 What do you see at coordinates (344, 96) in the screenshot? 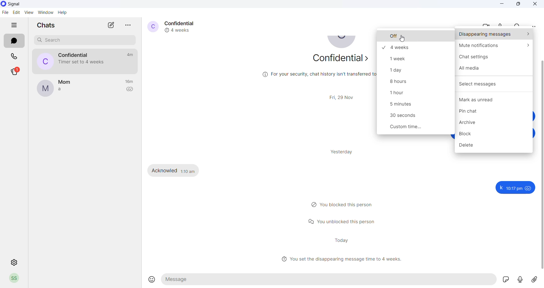
I see `date heading` at bounding box center [344, 96].